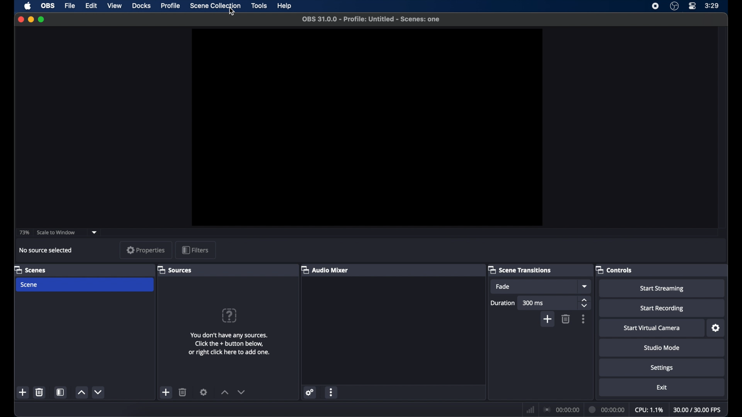 The image size is (742, 417). What do you see at coordinates (60, 392) in the screenshot?
I see `open scene filter` at bounding box center [60, 392].